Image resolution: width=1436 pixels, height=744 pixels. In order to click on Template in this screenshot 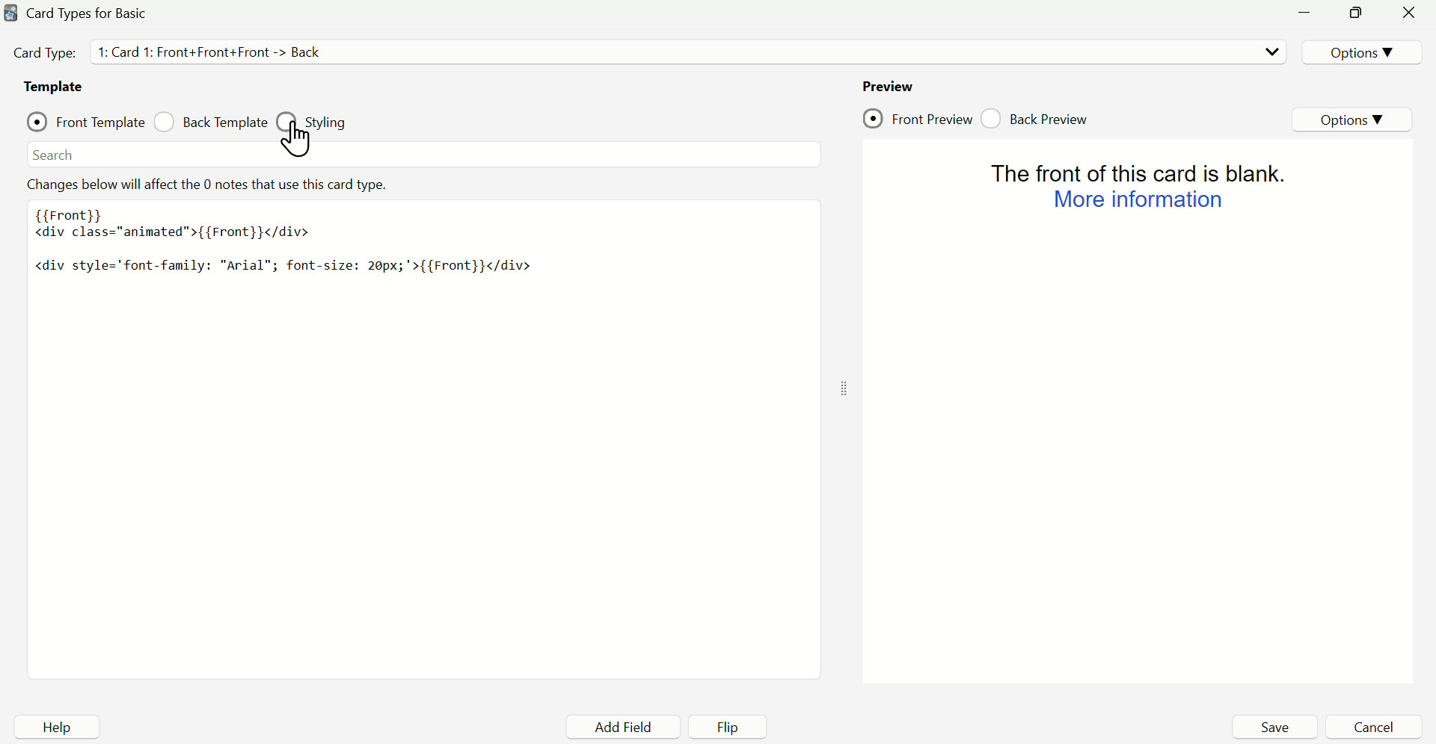, I will do `click(54, 89)`.